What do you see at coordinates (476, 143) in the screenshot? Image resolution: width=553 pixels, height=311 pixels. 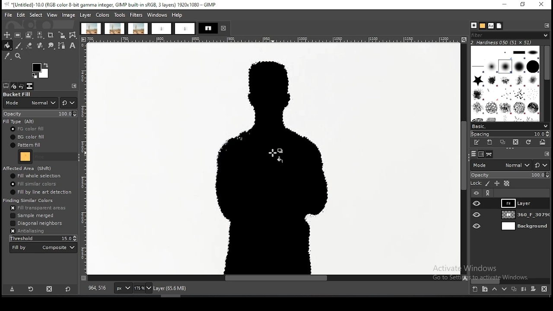 I see `edit this brush` at bounding box center [476, 143].